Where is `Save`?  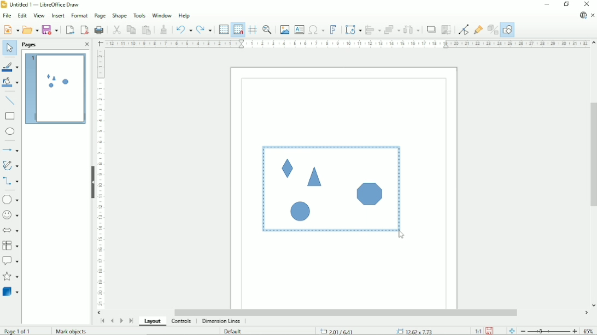
Save is located at coordinates (50, 29).